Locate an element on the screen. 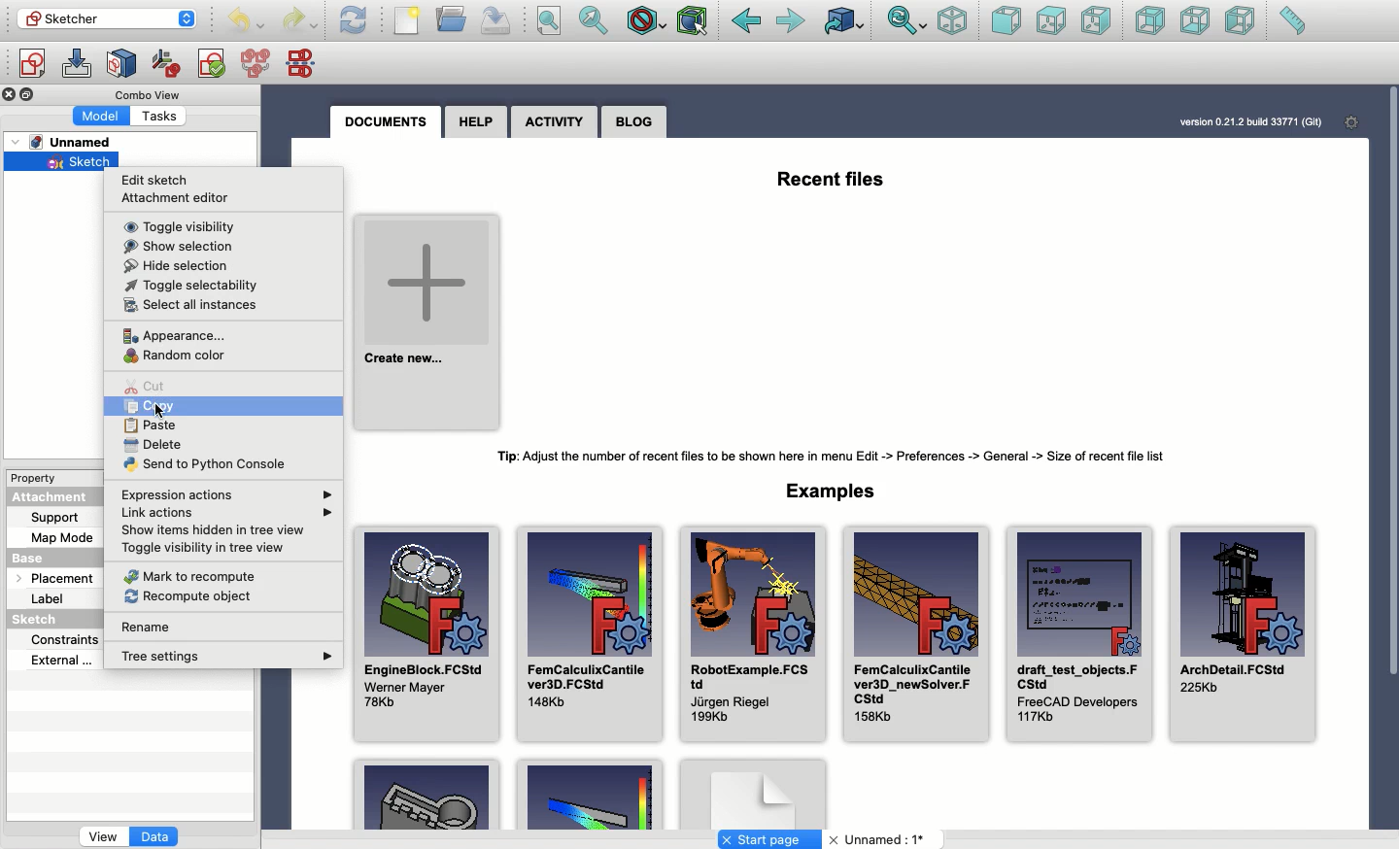 Image resolution: width=1399 pixels, height=849 pixels. Examples is located at coordinates (836, 490).